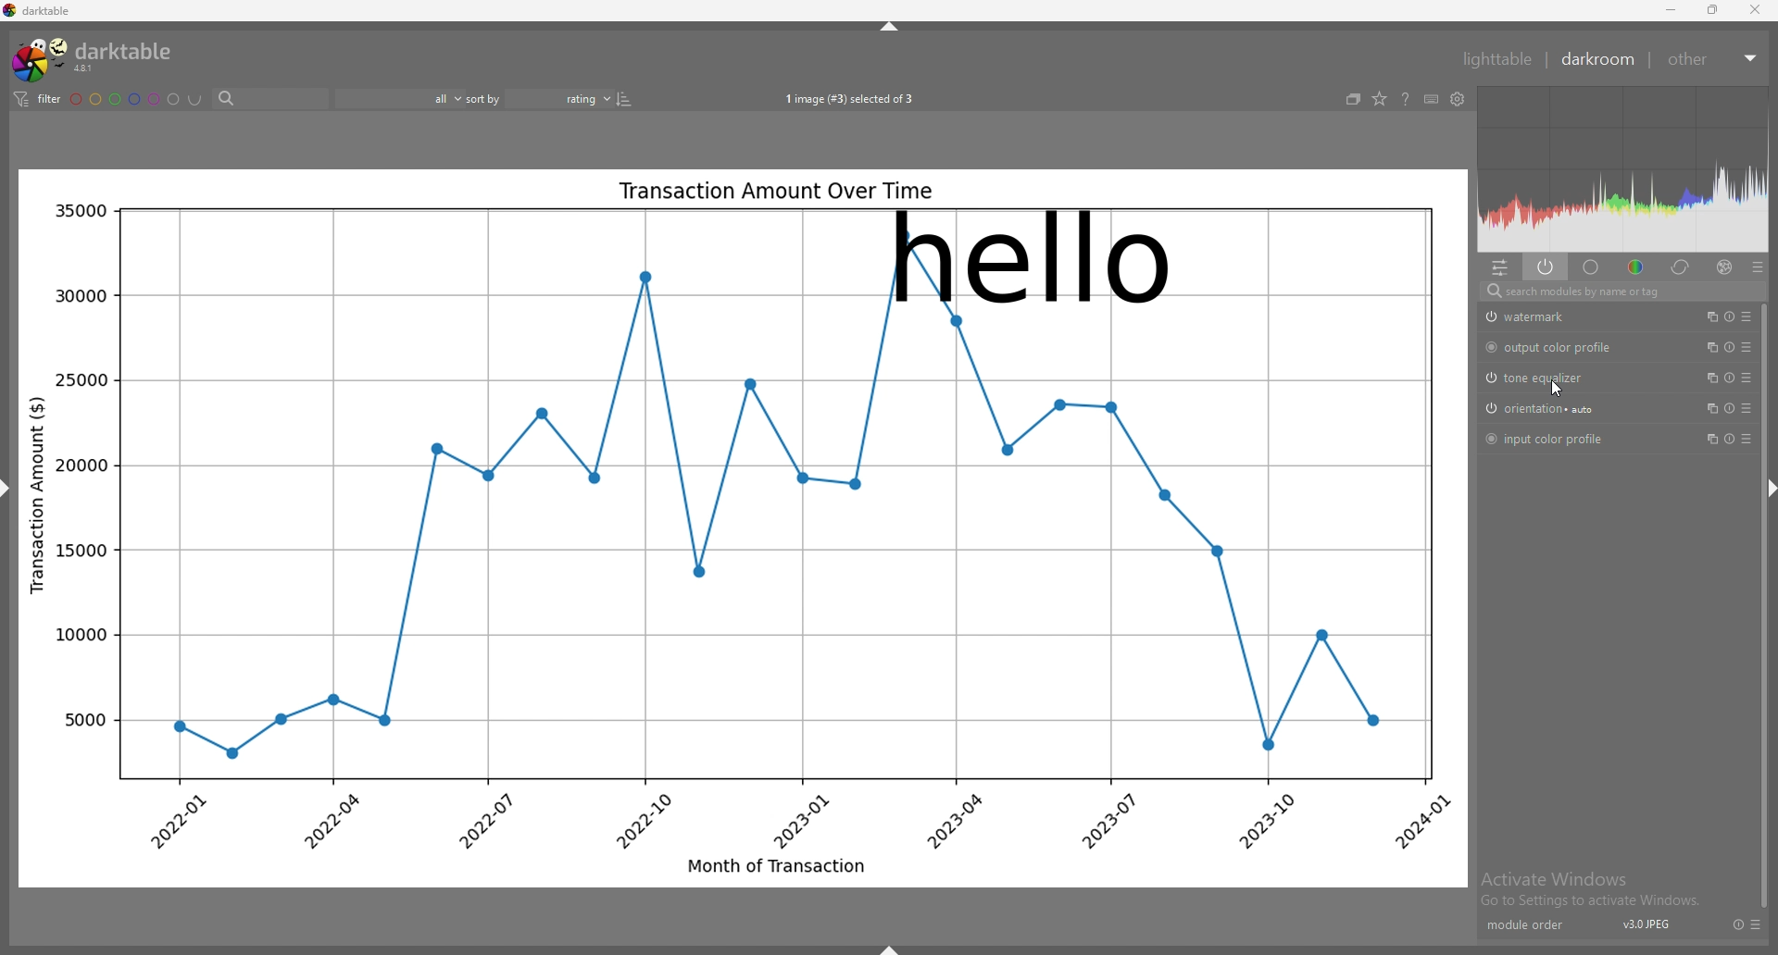 Image resolution: width=1778 pixels, height=955 pixels. I want to click on filter, so click(37, 101).